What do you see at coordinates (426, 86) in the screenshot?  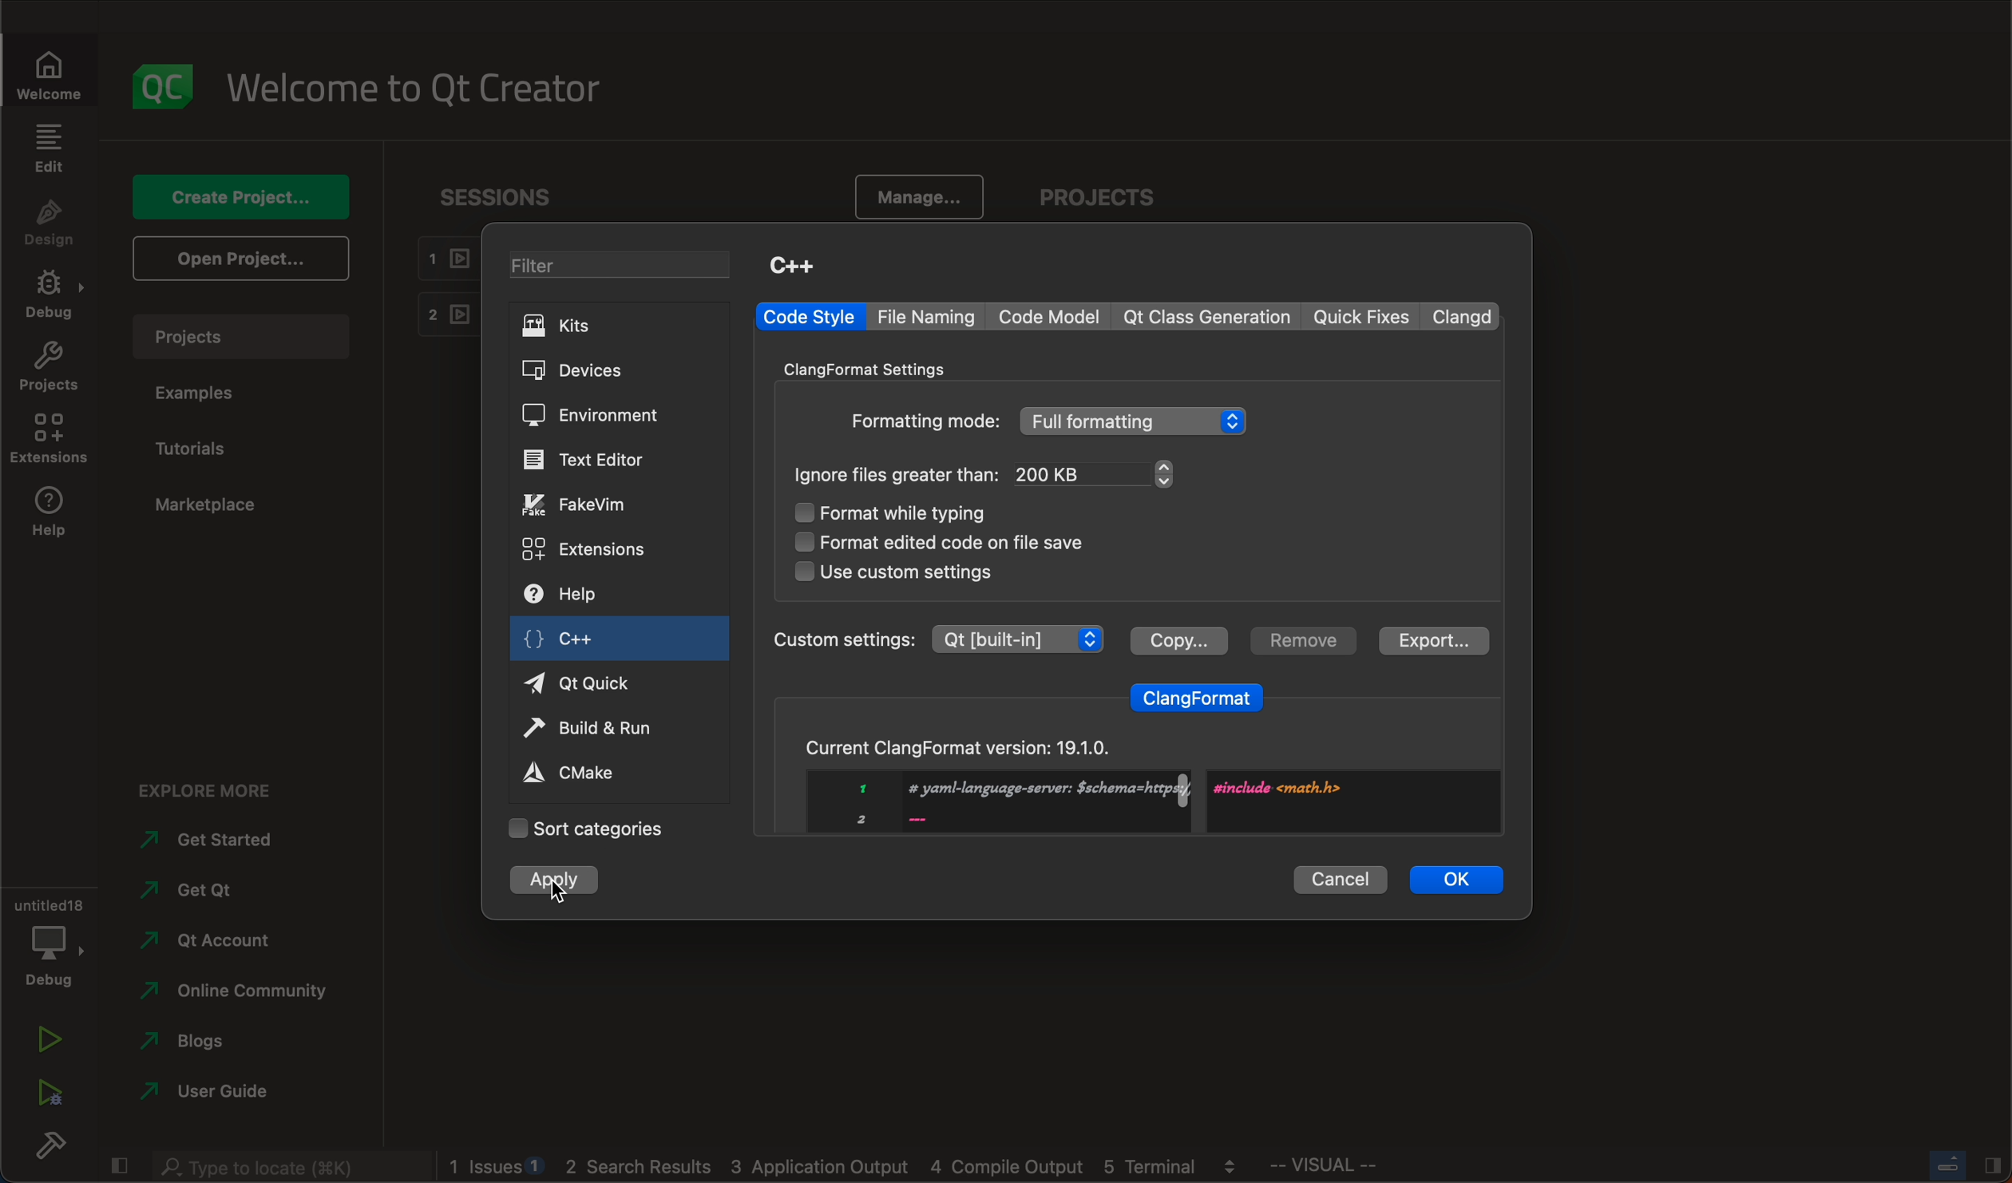 I see `welcome` at bounding box center [426, 86].